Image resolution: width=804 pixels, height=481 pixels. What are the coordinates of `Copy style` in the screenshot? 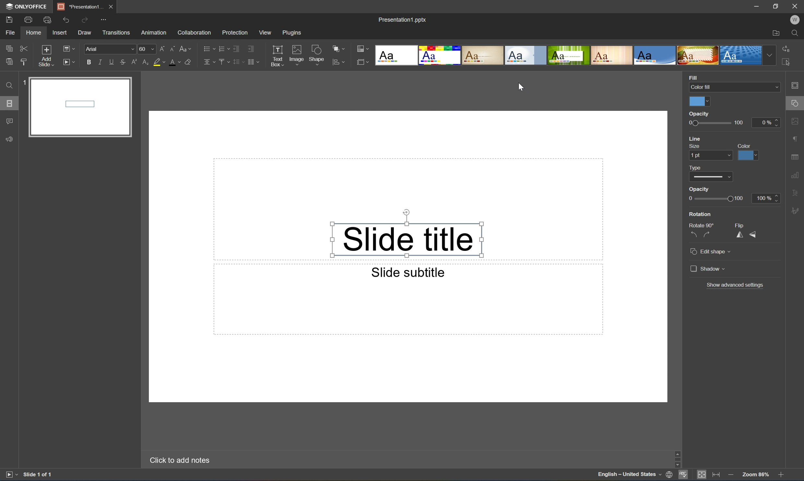 It's located at (24, 61).